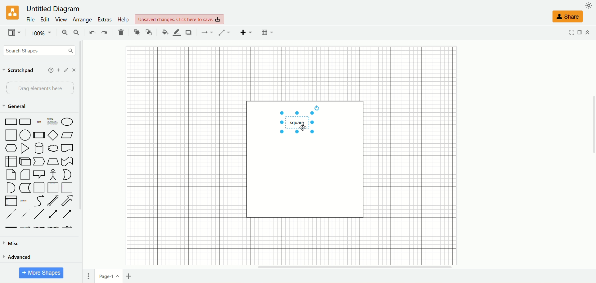 The width and height of the screenshot is (596, 283). What do you see at coordinates (21, 72) in the screenshot?
I see `scratchpad` at bounding box center [21, 72].